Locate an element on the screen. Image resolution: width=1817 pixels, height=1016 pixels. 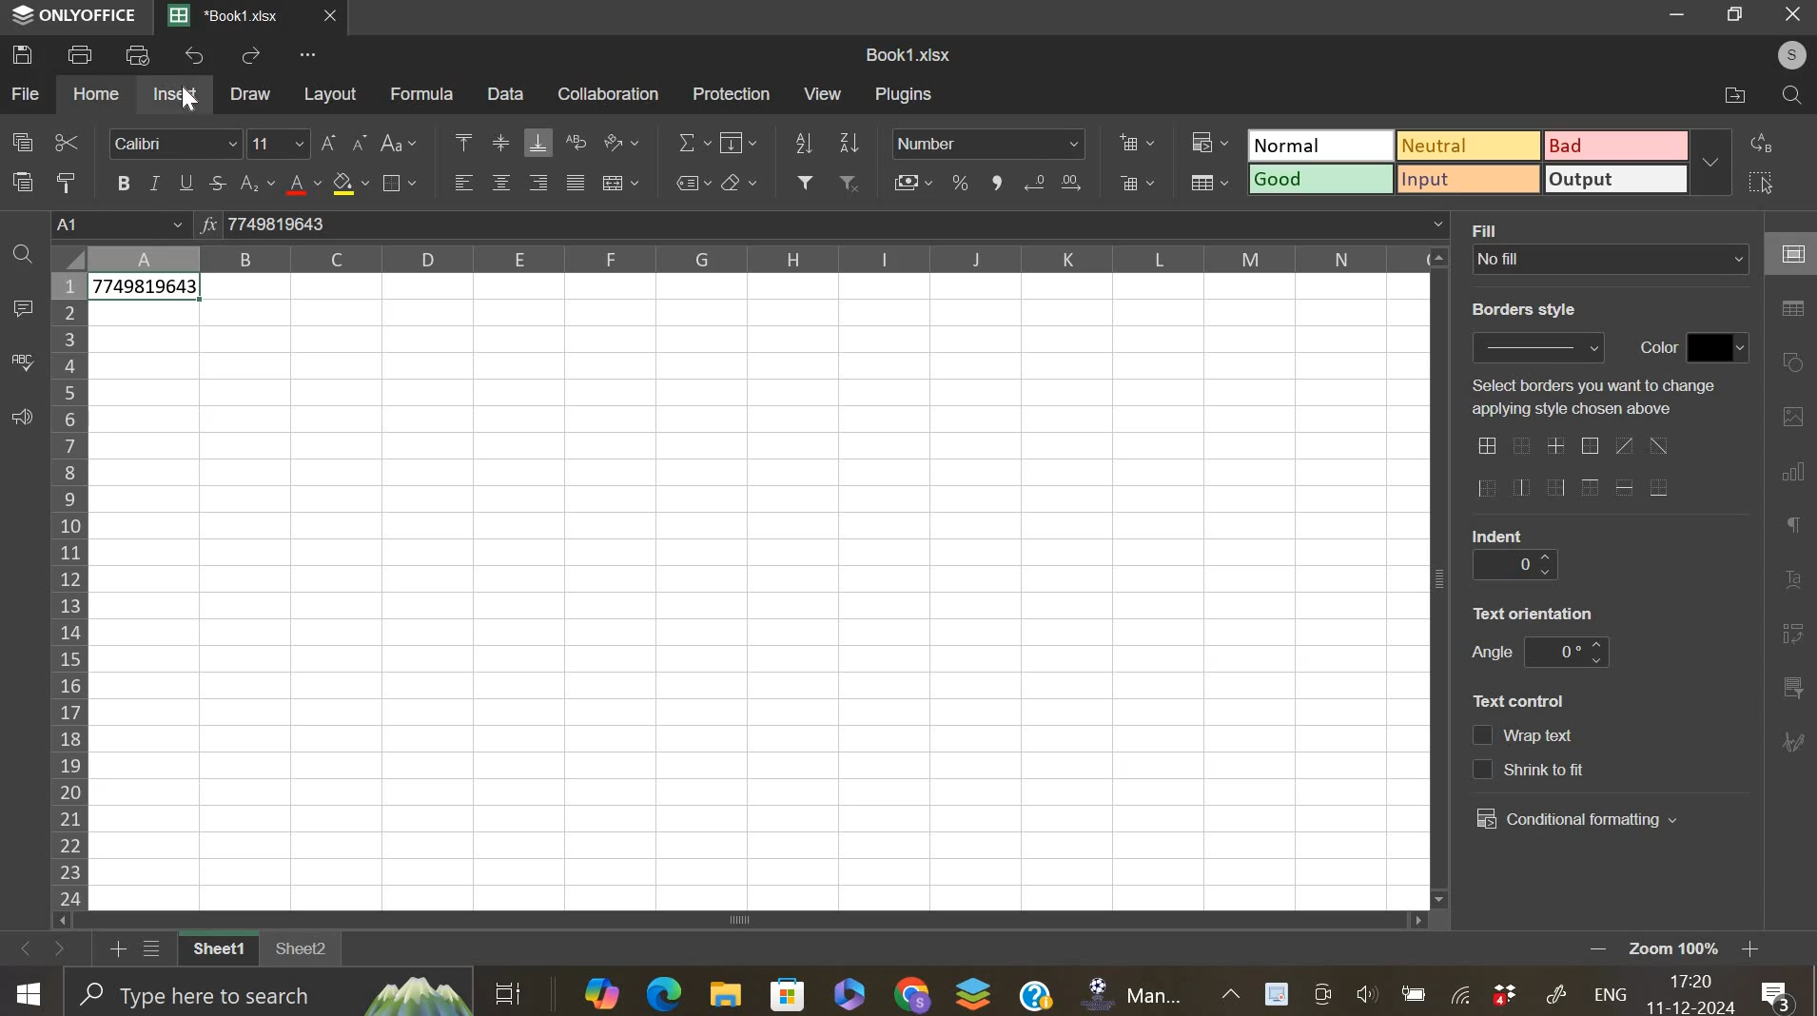
select is located at coordinates (1764, 181).